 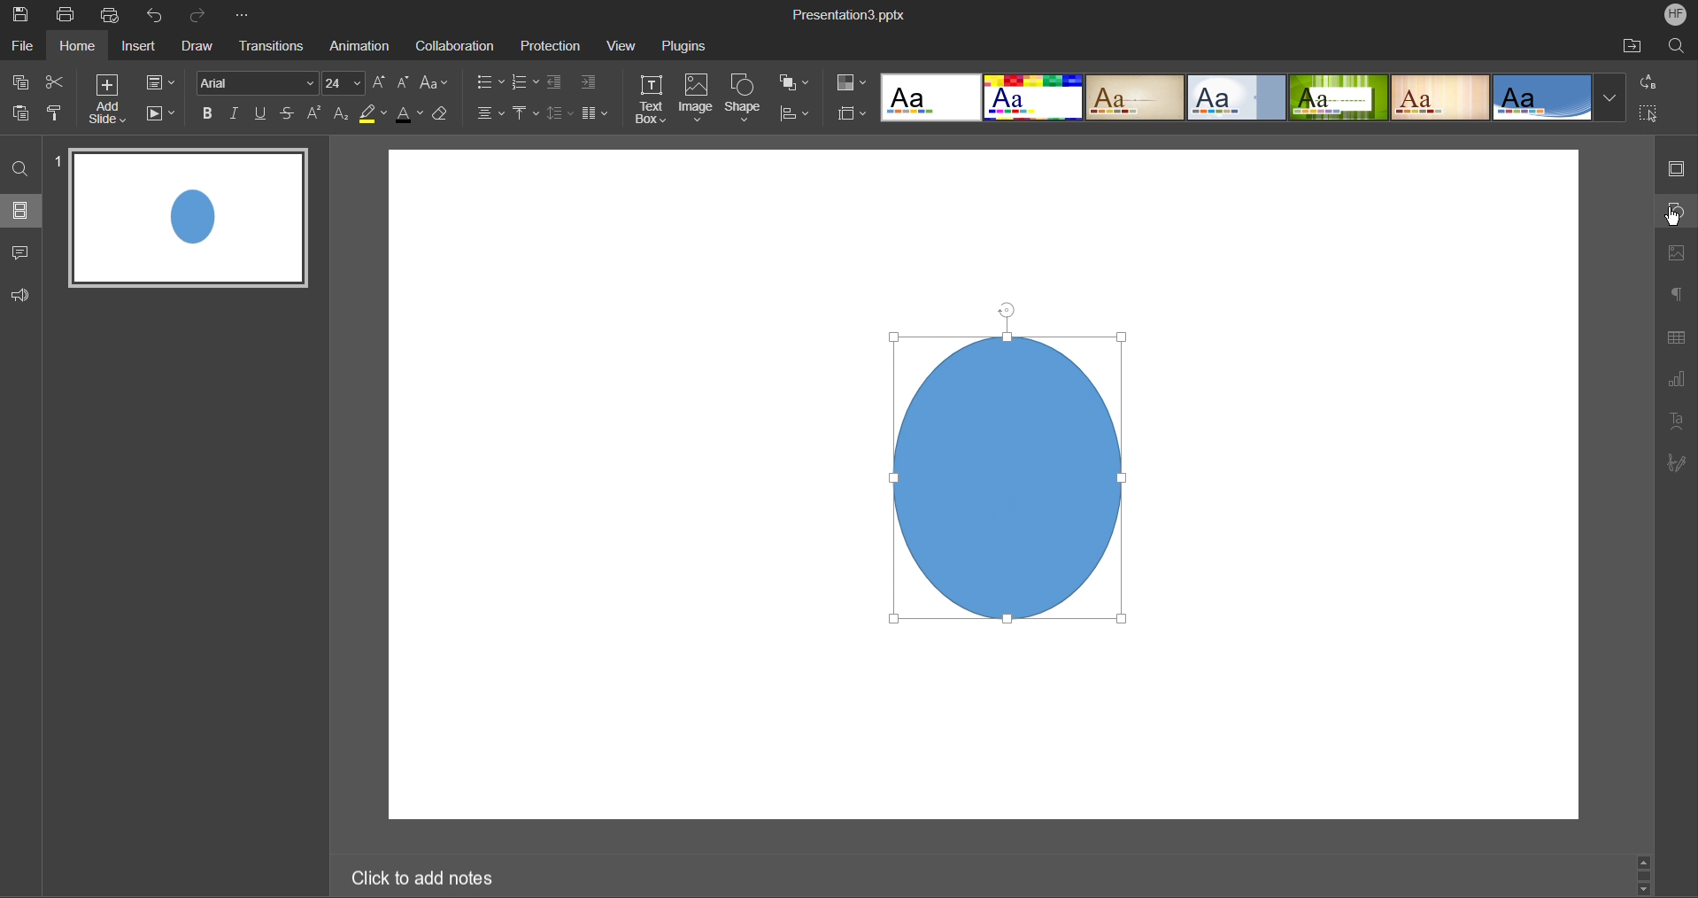 I want to click on Bold, so click(x=207, y=115).